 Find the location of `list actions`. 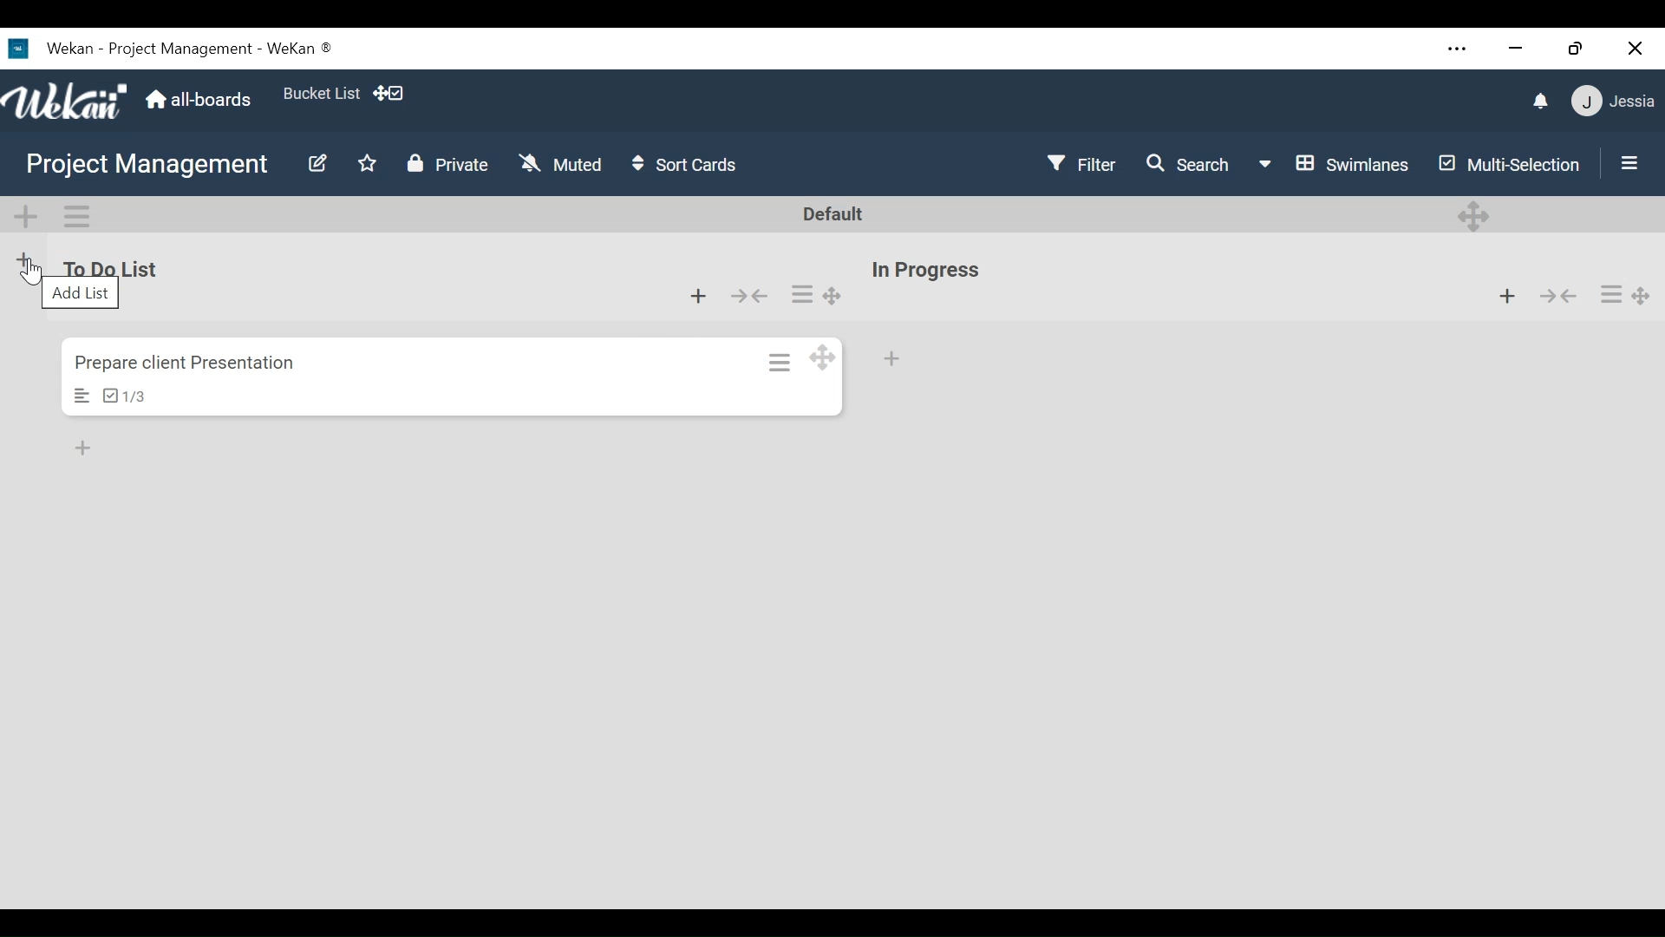

list actions is located at coordinates (1610, 294).